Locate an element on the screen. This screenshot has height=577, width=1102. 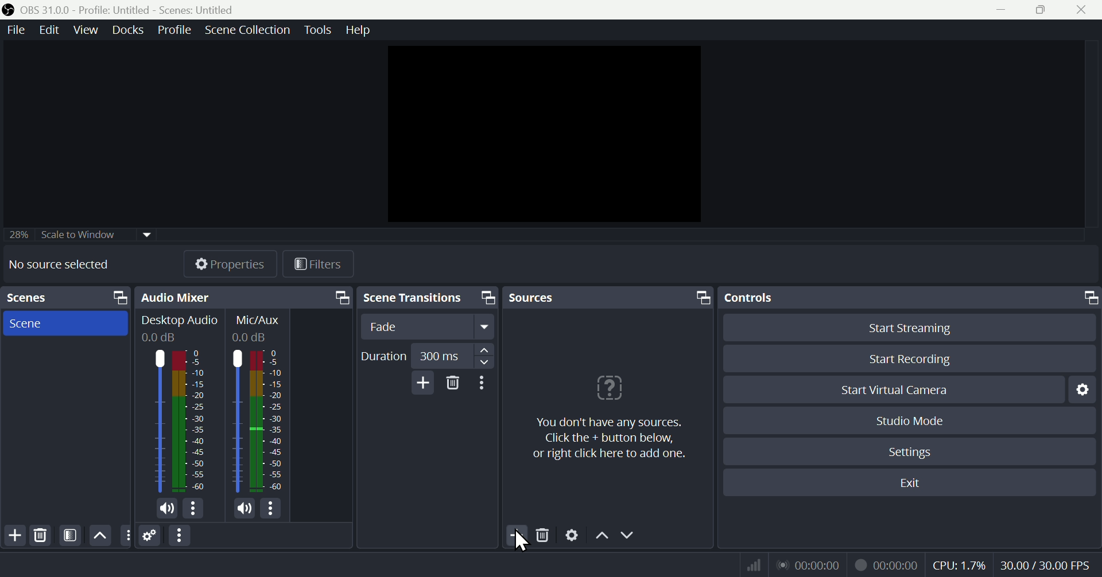
(un)mute is located at coordinates (168, 510).